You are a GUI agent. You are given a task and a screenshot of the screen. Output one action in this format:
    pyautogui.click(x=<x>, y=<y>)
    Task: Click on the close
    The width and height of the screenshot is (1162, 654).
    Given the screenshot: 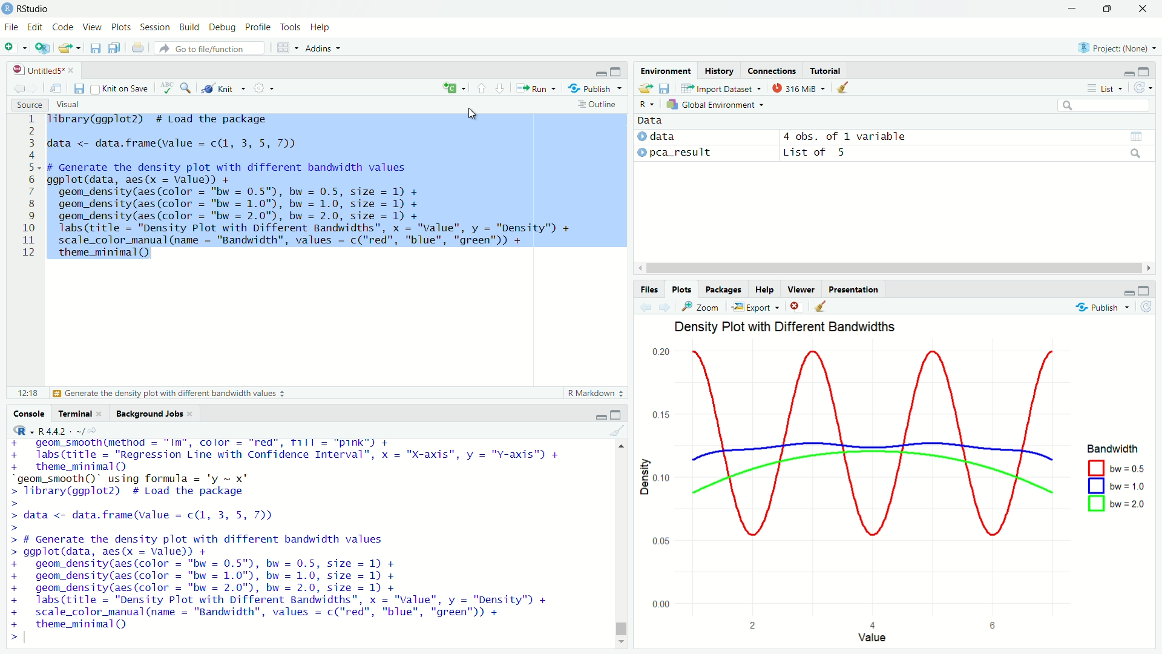 What is the action you would take?
    pyautogui.click(x=1143, y=8)
    